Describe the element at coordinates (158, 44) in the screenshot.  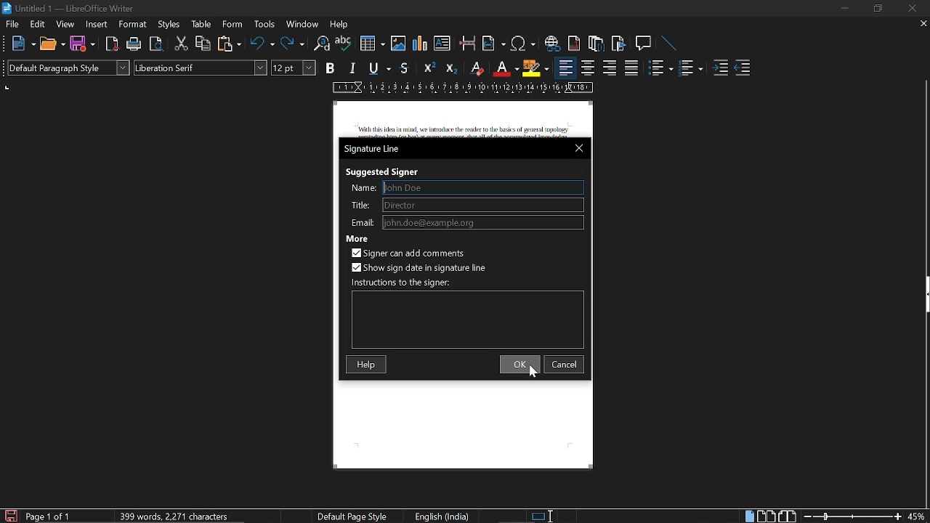
I see `toggle print preview` at that location.